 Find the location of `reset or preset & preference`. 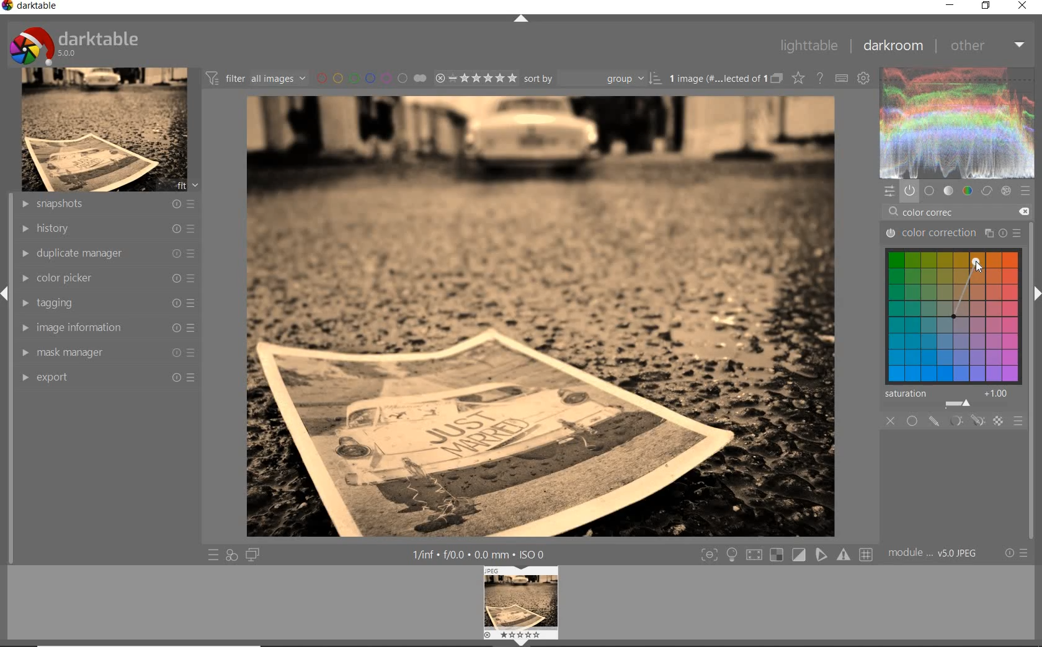

reset or preset & preference is located at coordinates (1013, 555).